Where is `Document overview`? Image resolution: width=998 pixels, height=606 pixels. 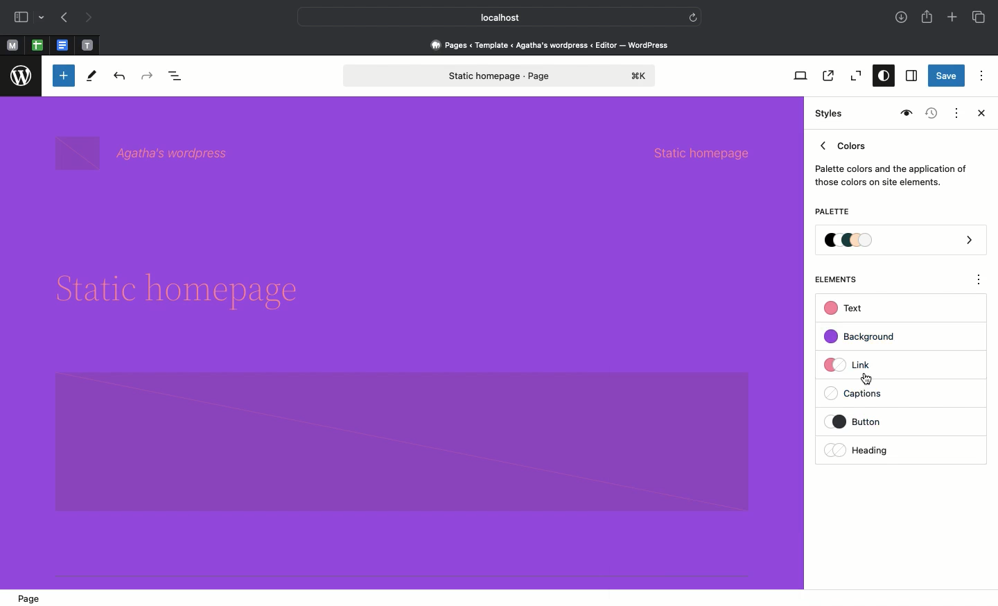
Document overview is located at coordinates (178, 77).